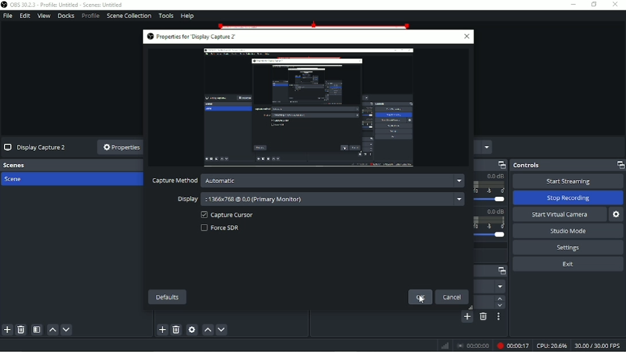 Image resolution: width=626 pixels, height=352 pixels. Describe the element at coordinates (483, 316) in the screenshot. I see `Remove configurable transition` at that location.